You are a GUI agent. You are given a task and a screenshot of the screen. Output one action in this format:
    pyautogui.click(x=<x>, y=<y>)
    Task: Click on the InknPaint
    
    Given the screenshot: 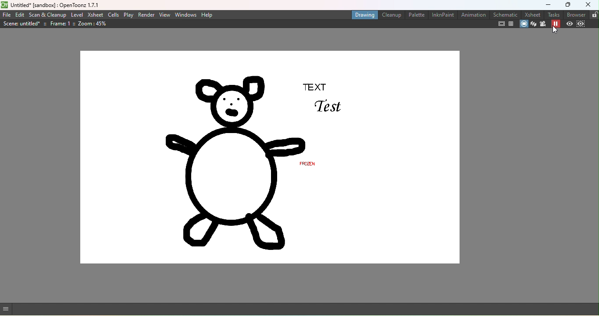 What is the action you would take?
    pyautogui.click(x=443, y=15)
    